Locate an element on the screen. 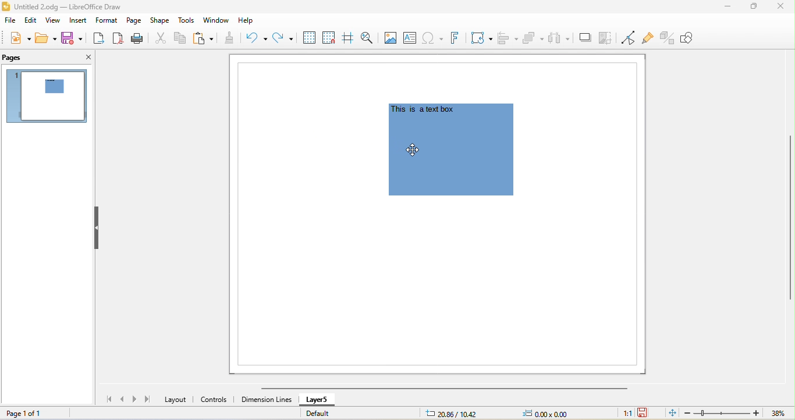 This screenshot has width=795, height=420. minimize is located at coordinates (732, 7).